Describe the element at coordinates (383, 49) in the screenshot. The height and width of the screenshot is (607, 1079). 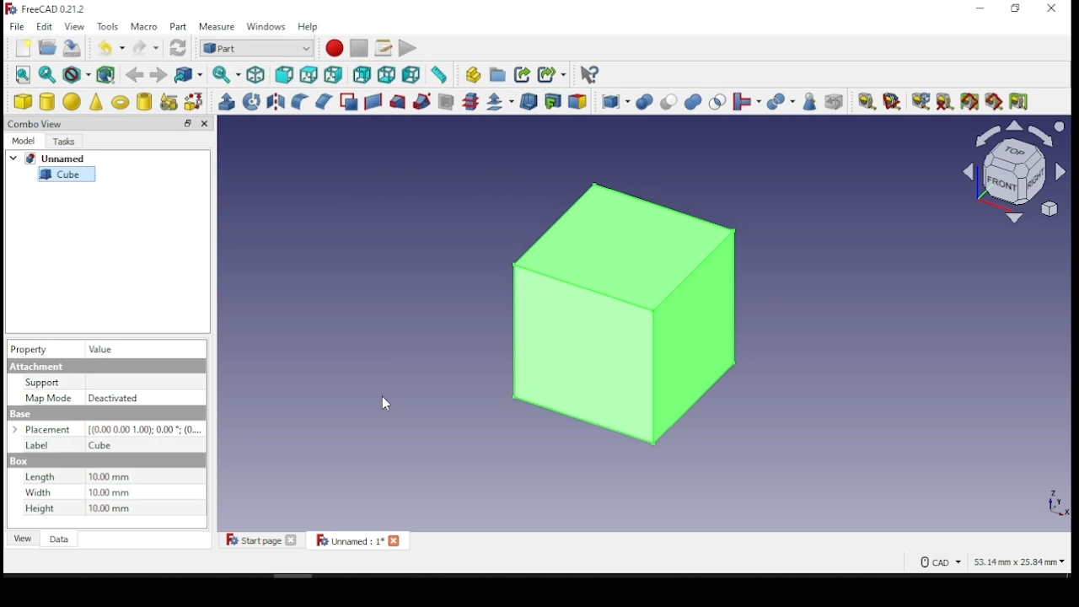
I see `macros` at that location.